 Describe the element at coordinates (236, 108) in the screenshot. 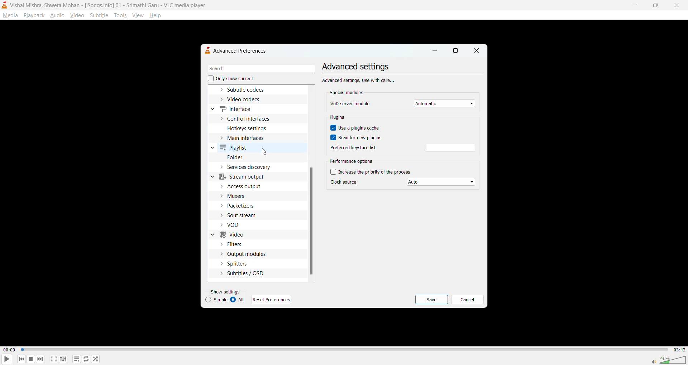

I see `interface` at that location.